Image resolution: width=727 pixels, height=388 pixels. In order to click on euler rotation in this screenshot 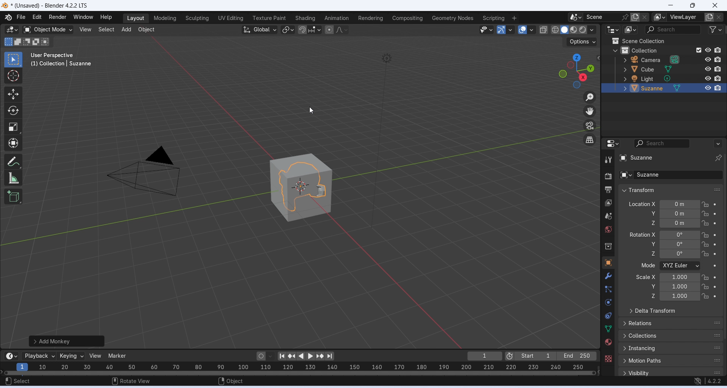, I will do `click(680, 244)`.